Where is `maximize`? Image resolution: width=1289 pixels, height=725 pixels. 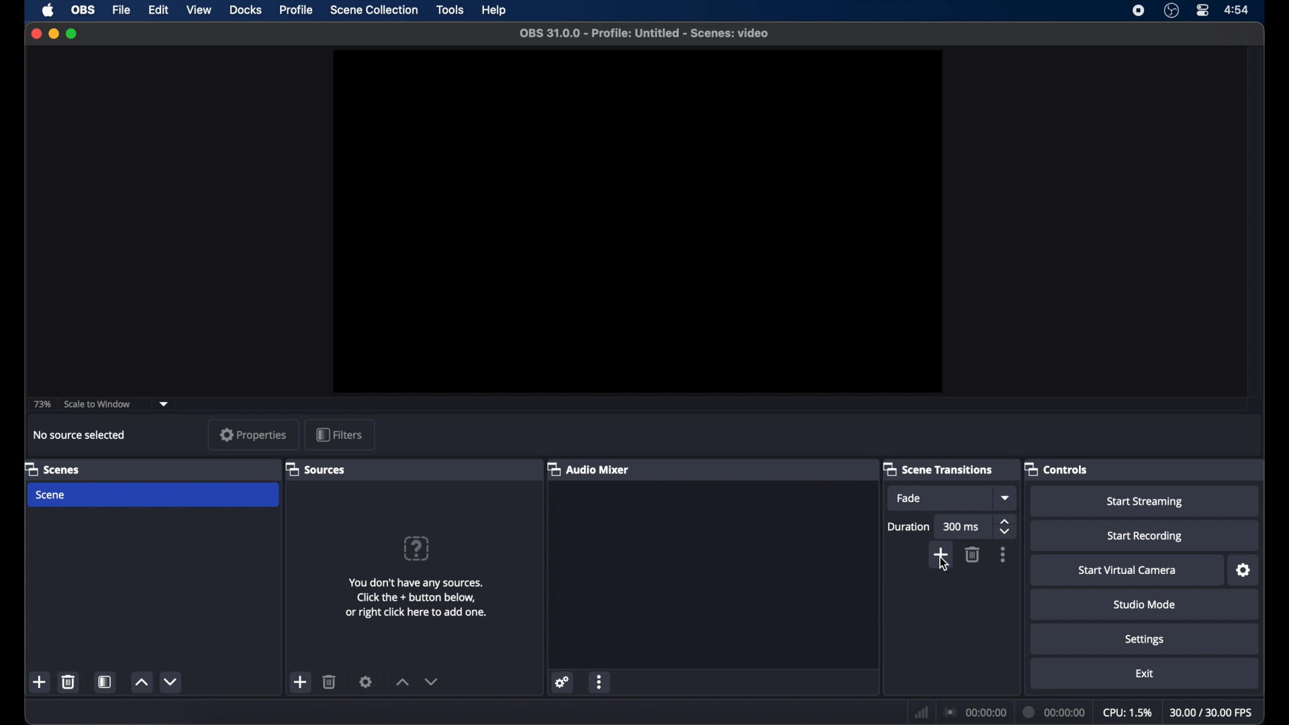 maximize is located at coordinates (73, 34).